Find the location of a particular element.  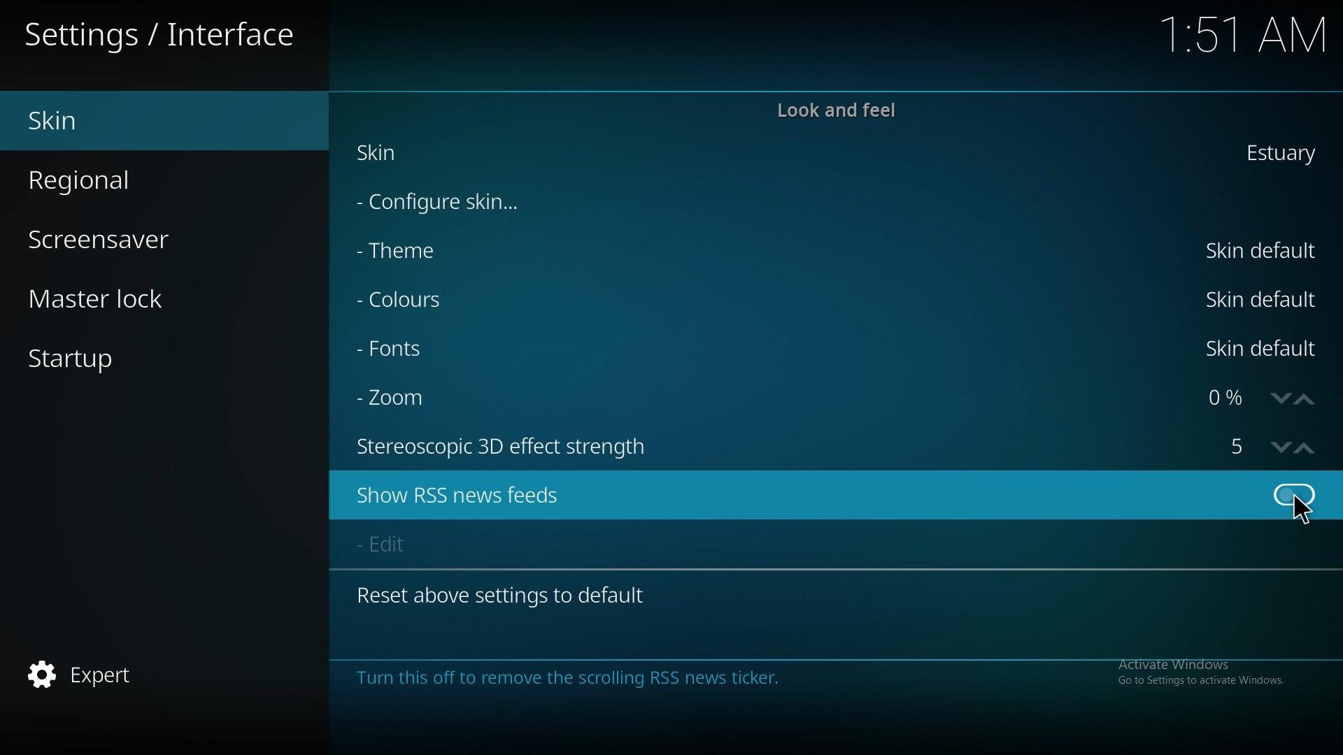

Cursor is located at coordinates (1303, 523).